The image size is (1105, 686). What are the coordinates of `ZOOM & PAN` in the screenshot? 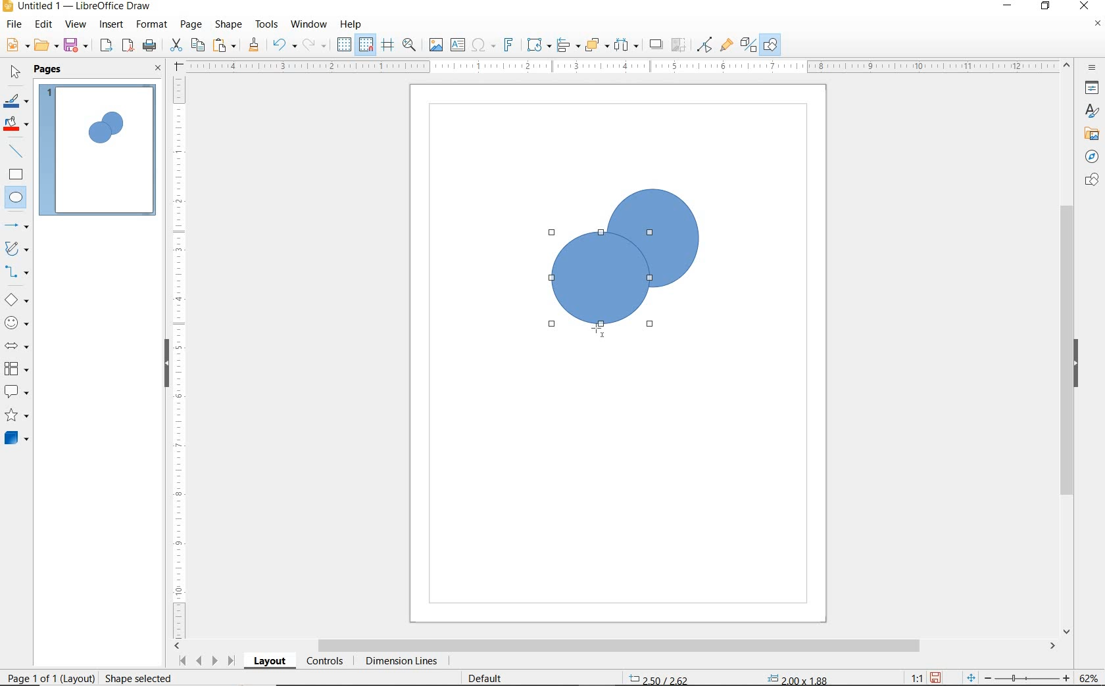 It's located at (409, 44).